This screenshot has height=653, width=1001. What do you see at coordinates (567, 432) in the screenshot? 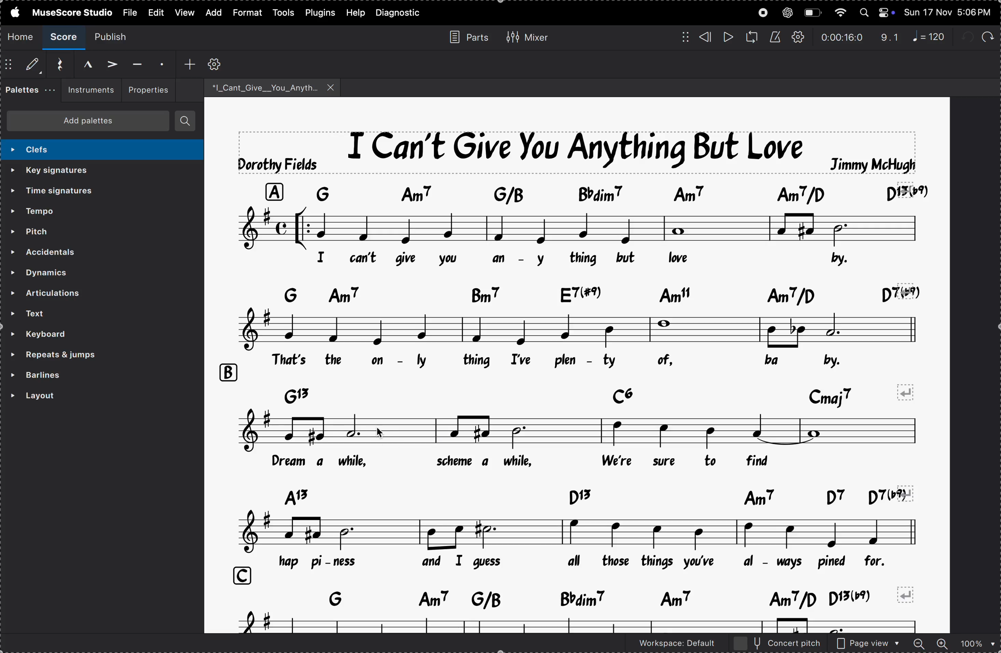
I see `notes` at bounding box center [567, 432].